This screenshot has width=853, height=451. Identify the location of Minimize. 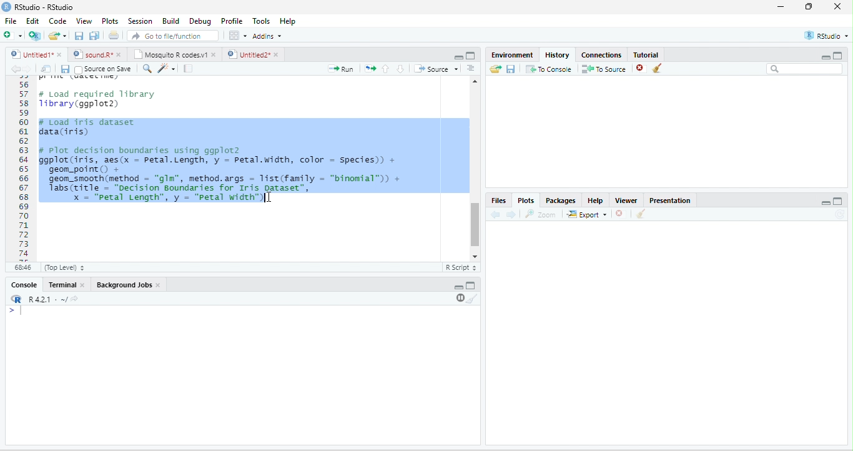
(826, 204).